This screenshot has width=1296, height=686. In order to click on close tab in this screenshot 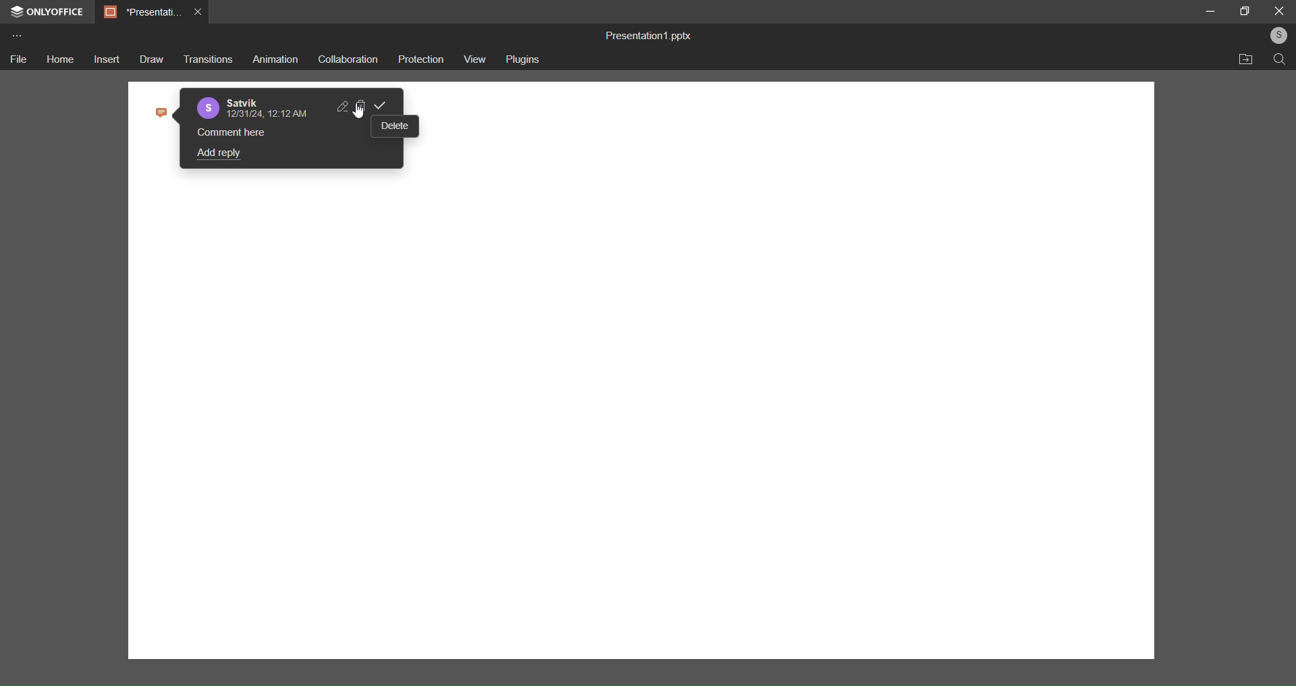, I will do `click(197, 14)`.